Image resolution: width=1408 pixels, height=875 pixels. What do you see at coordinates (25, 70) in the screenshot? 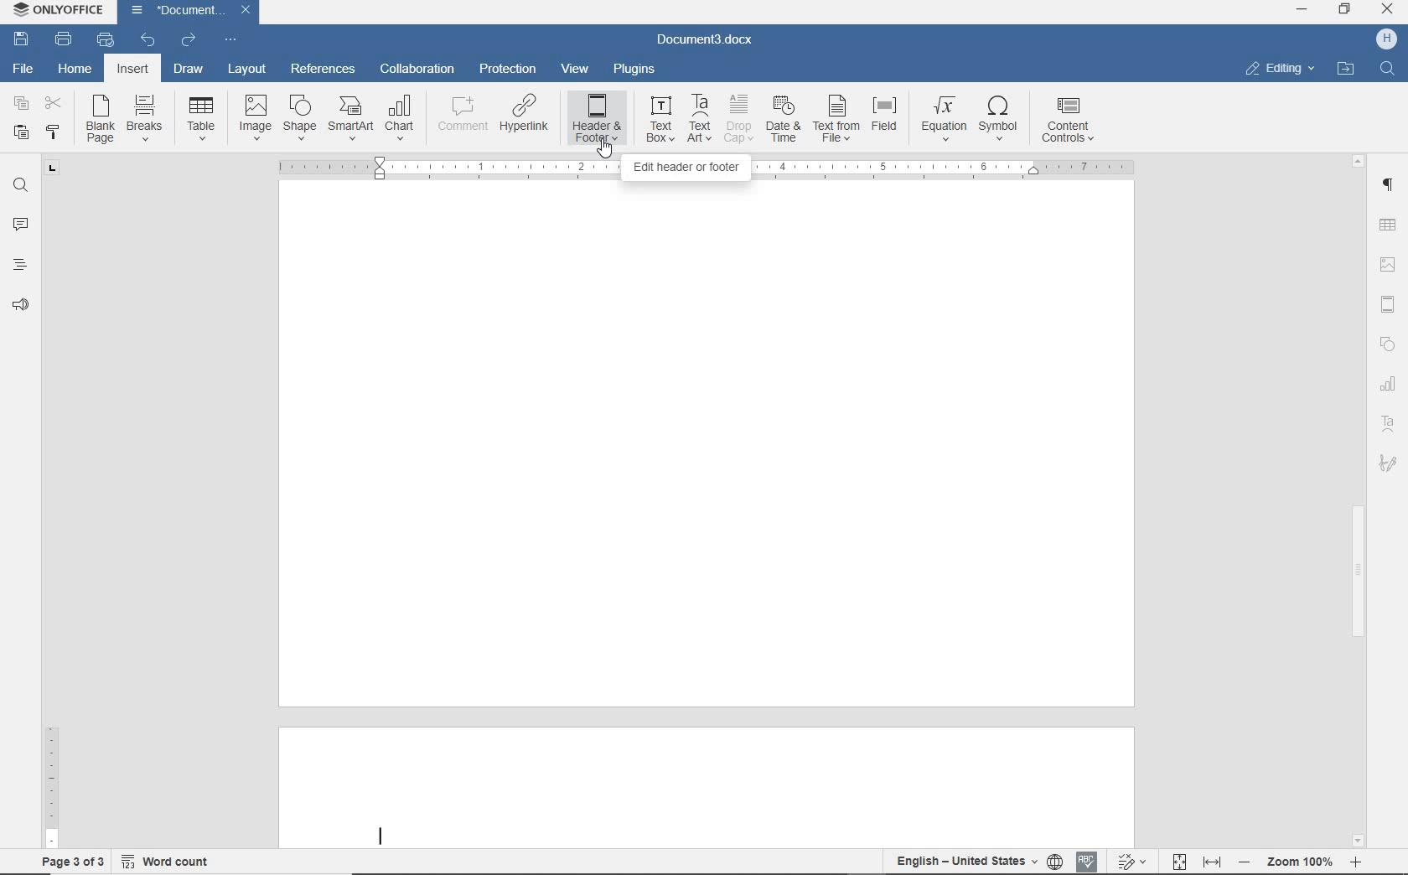
I see `FILE` at bounding box center [25, 70].